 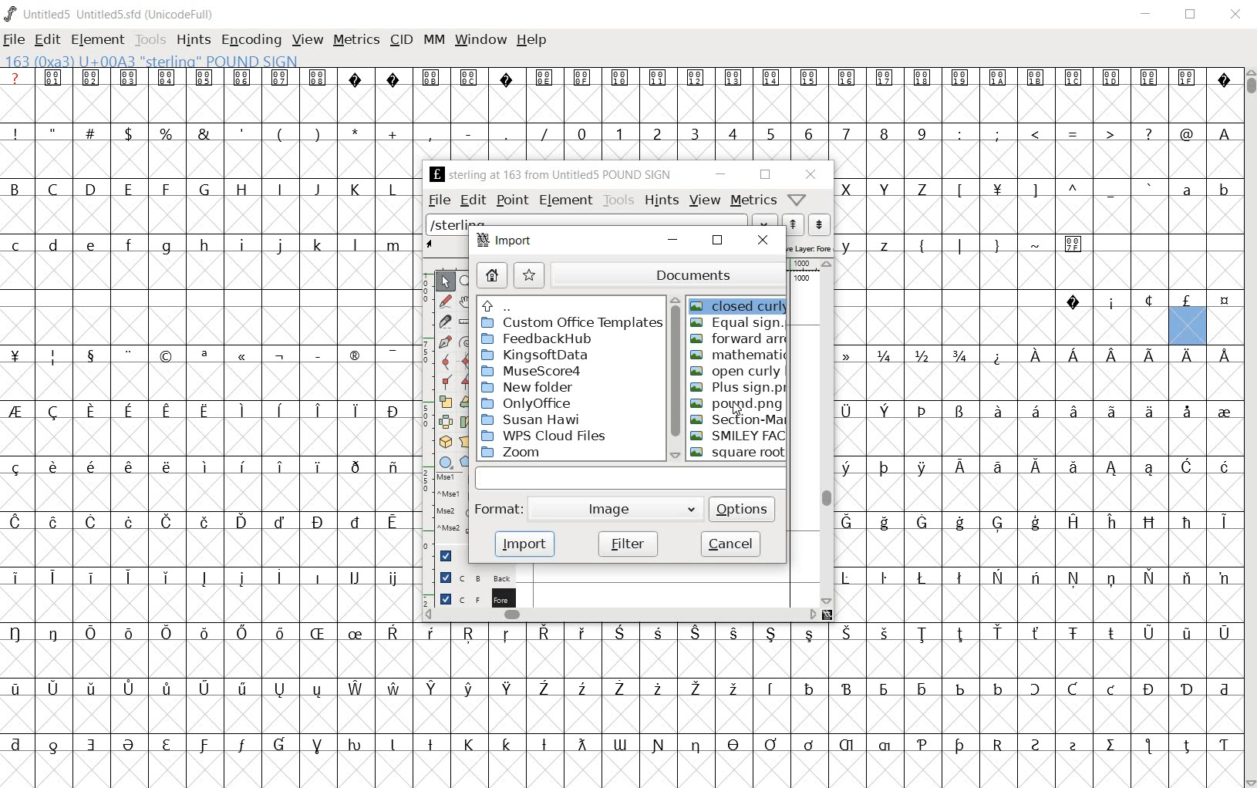 What do you see at coordinates (621, 78) in the screenshot?
I see `Symbol` at bounding box center [621, 78].